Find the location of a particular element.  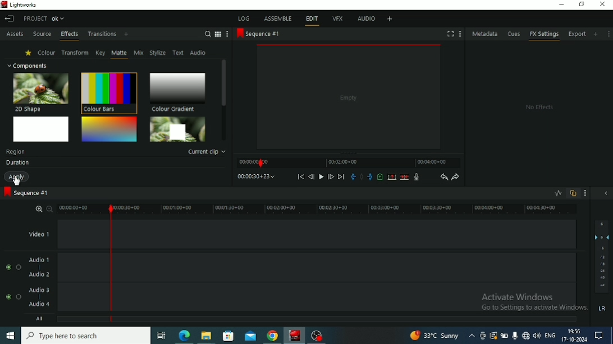

Search is located at coordinates (207, 34).